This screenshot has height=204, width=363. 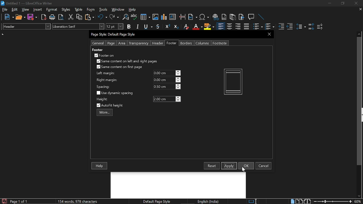 I want to click on Redo, so click(x=114, y=17).